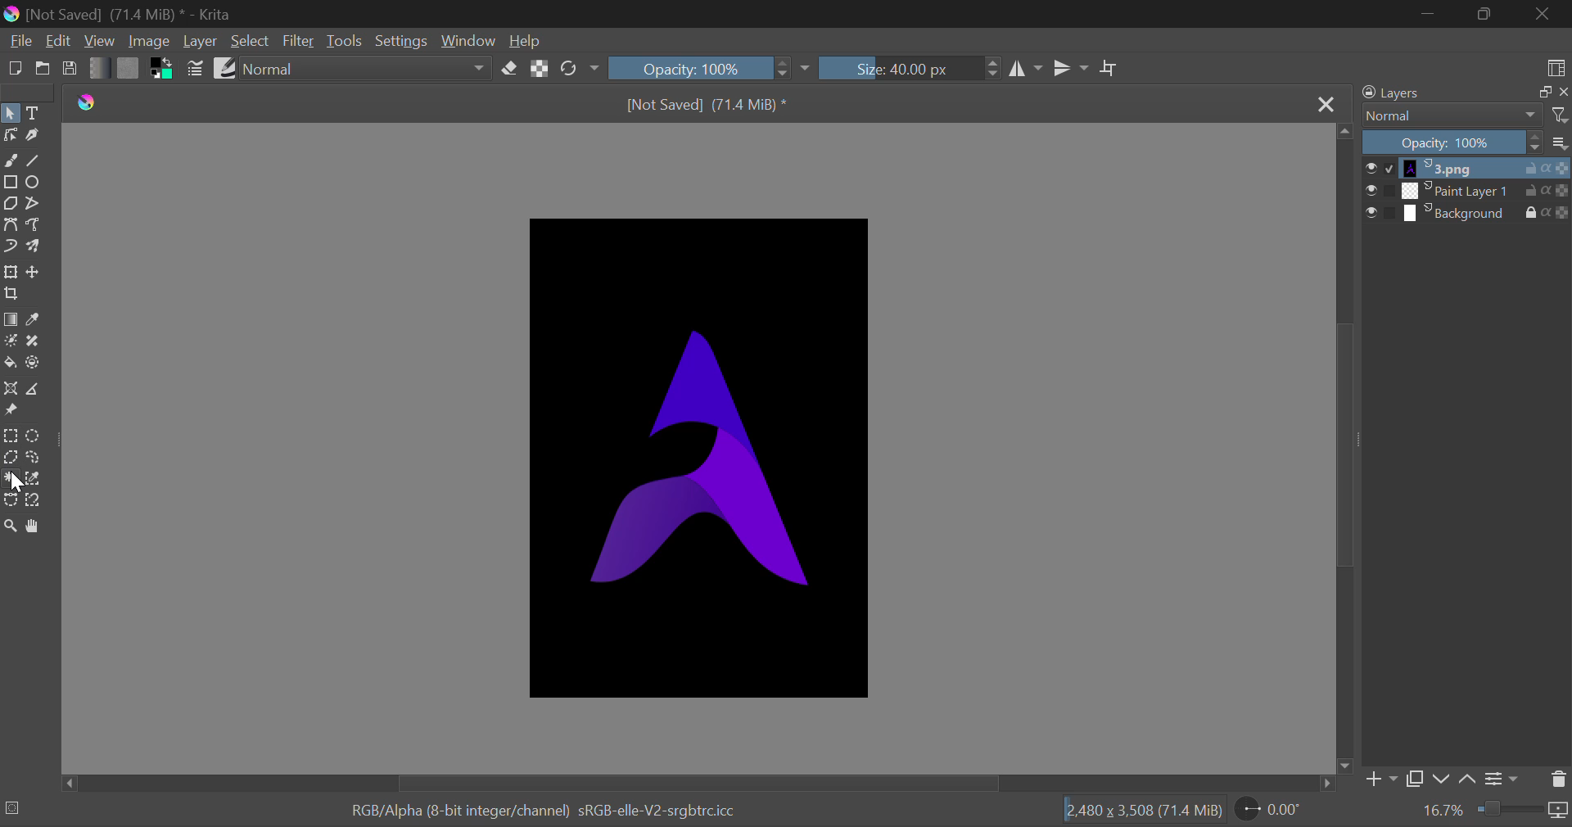 The image size is (1572, 827). What do you see at coordinates (1487, 14) in the screenshot?
I see `Minimize` at bounding box center [1487, 14].